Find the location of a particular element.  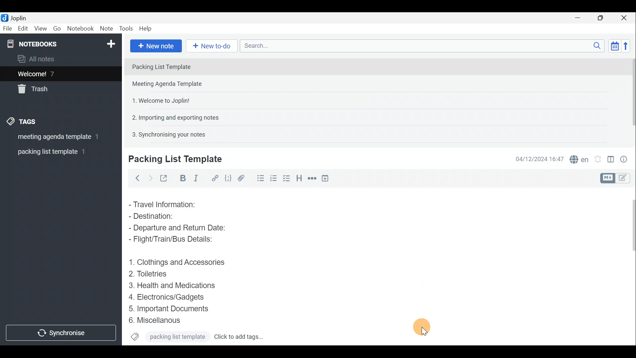

Note 2 is located at coordinates (169, 85).